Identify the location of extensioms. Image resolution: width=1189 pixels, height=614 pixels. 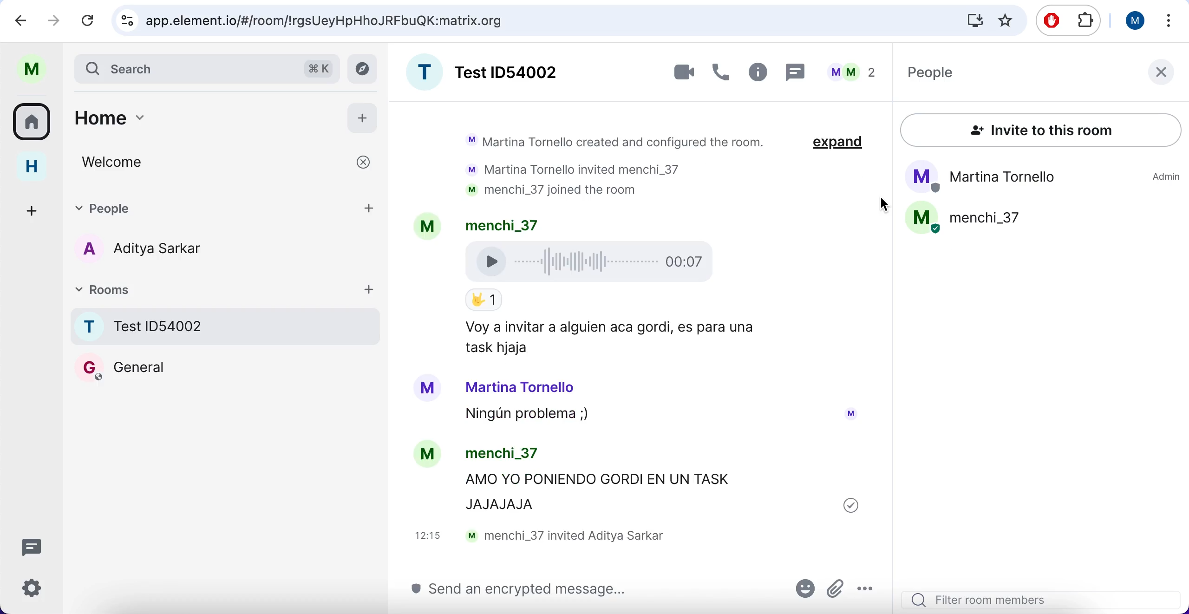
(1084, 23).